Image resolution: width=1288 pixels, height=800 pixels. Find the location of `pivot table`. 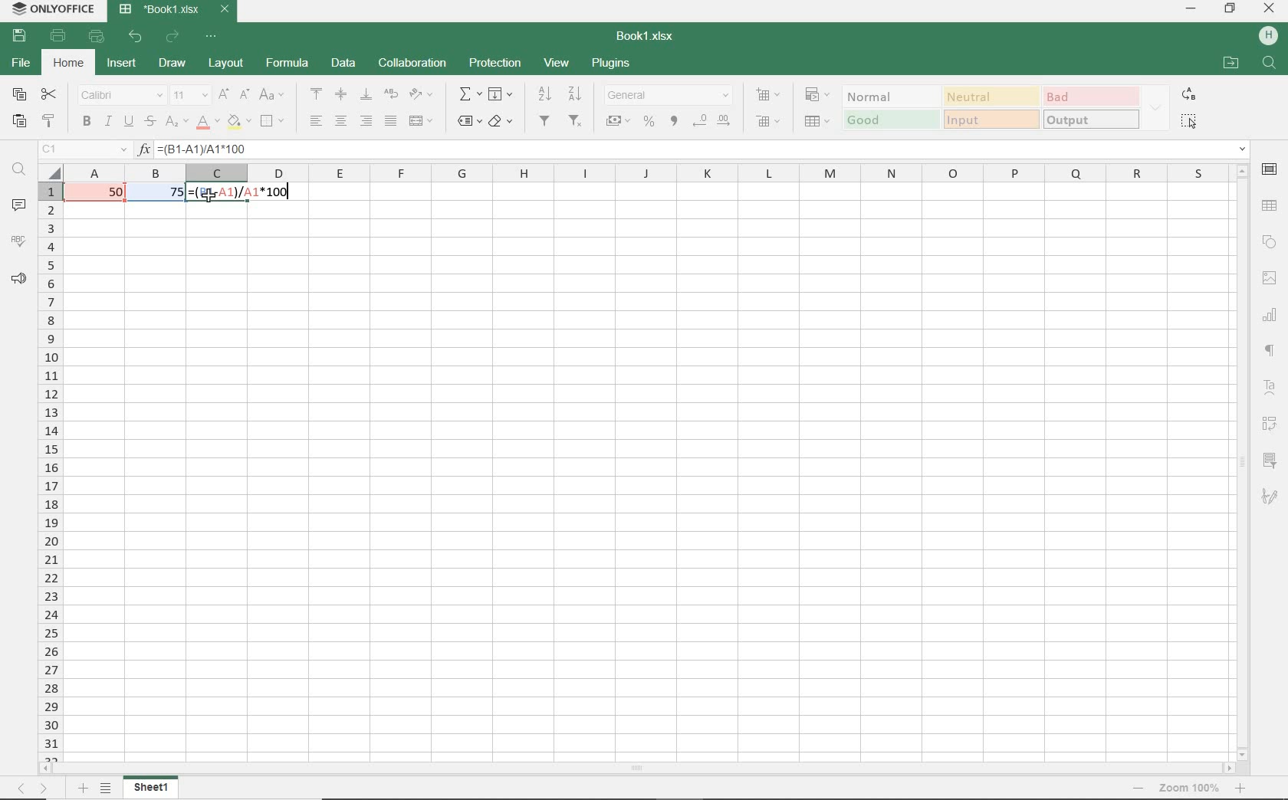

pivot table is located at coordinates (1272, 422).